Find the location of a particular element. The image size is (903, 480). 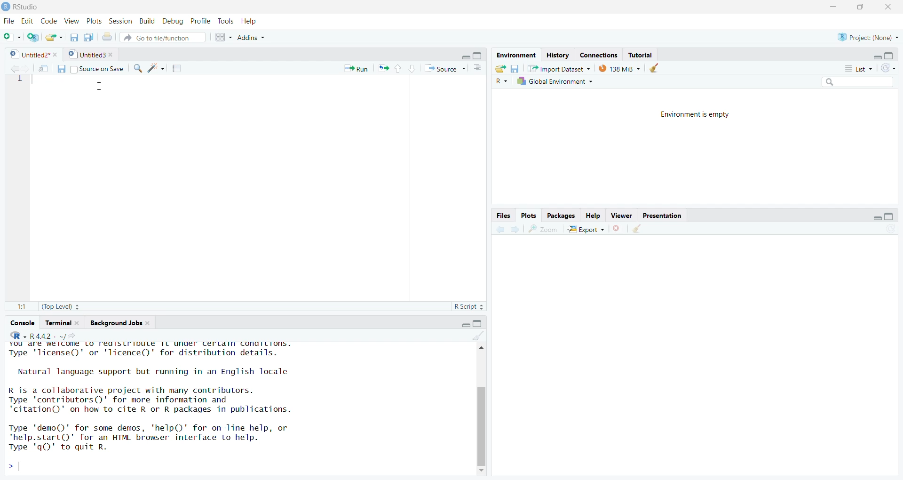

ts Session is located at coordinates (119, 21).